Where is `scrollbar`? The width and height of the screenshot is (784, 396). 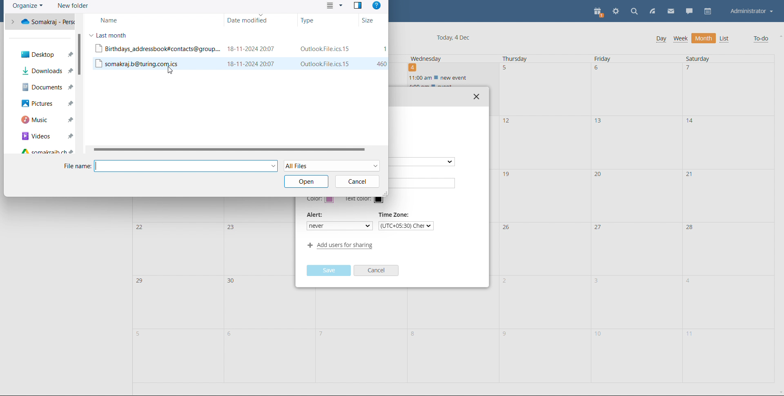
scrollbar is located at coordinates (80, 54).